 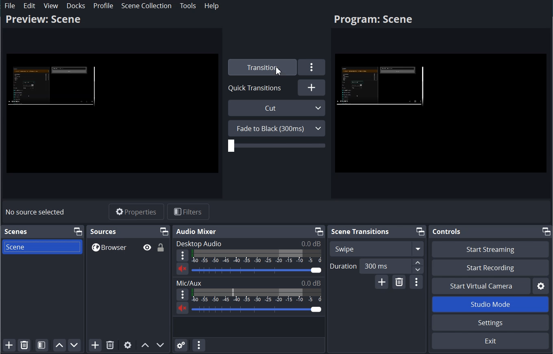 I want to click on Advance Audio Properties, so click(x=181, y=345).